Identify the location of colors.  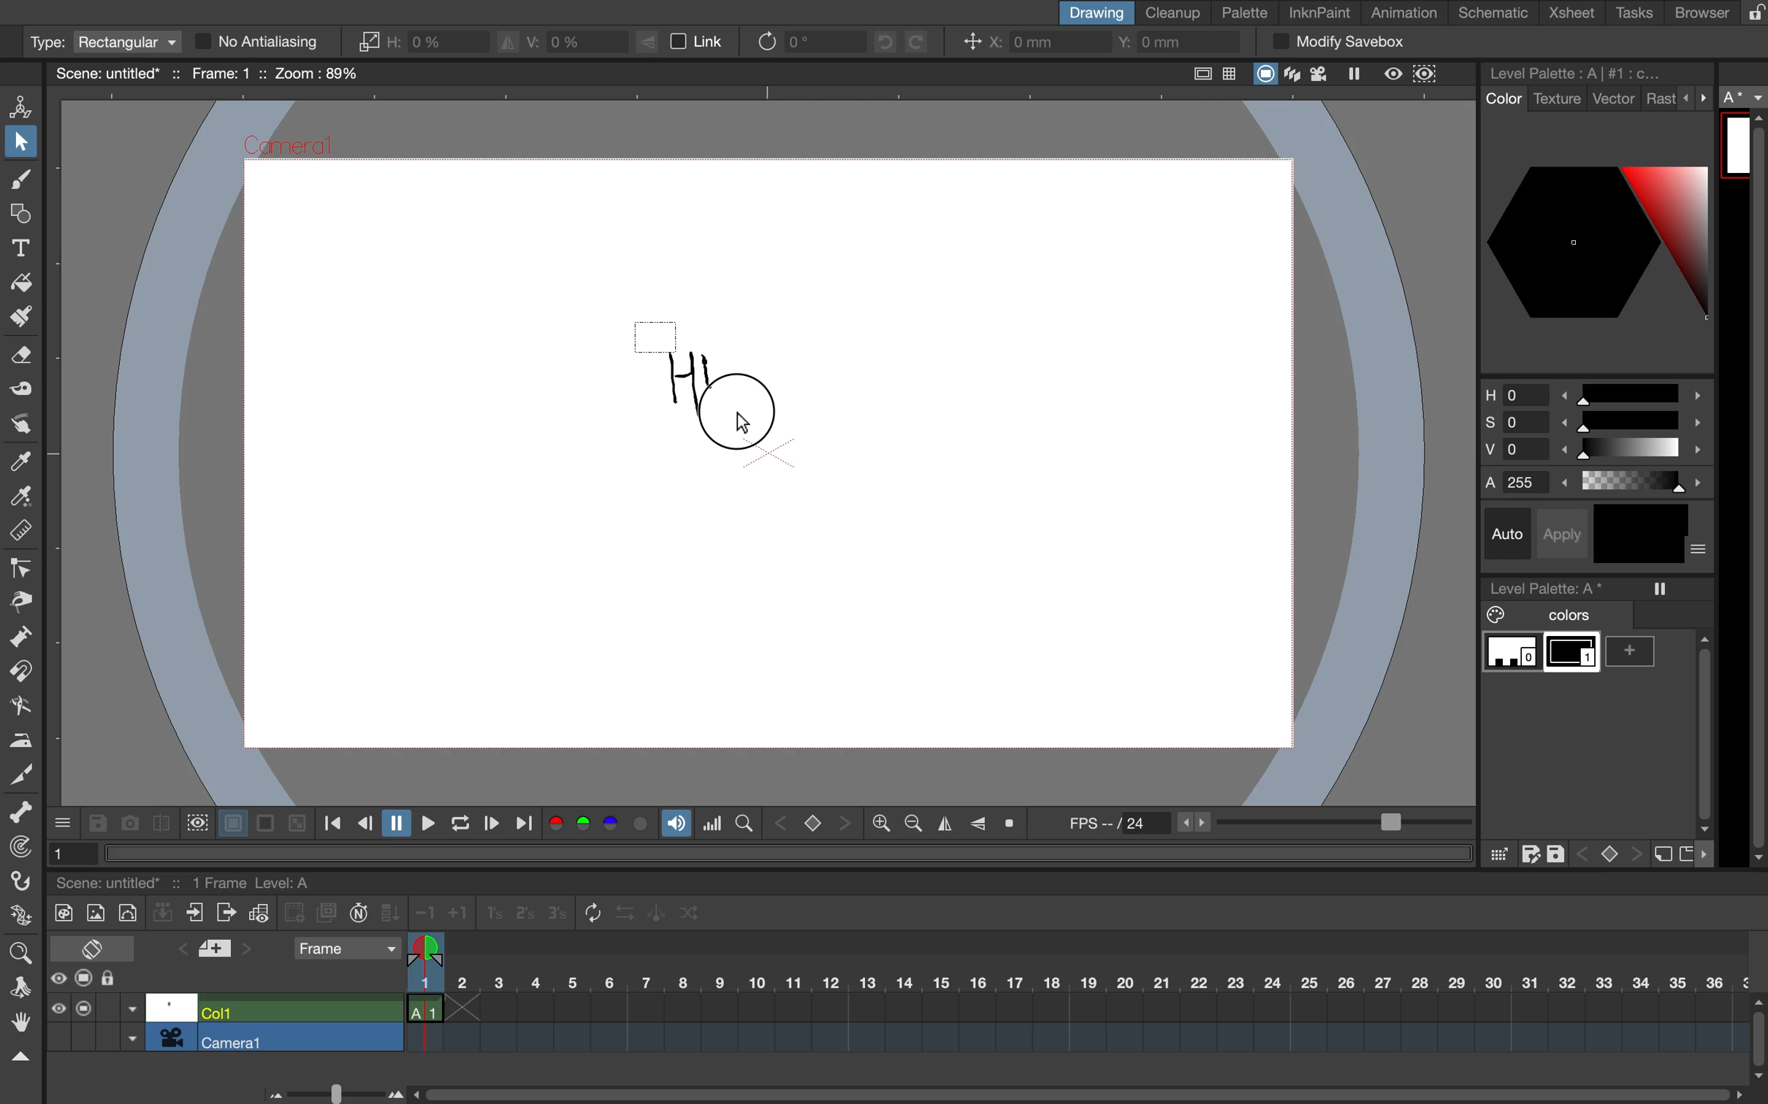
(601, 825).